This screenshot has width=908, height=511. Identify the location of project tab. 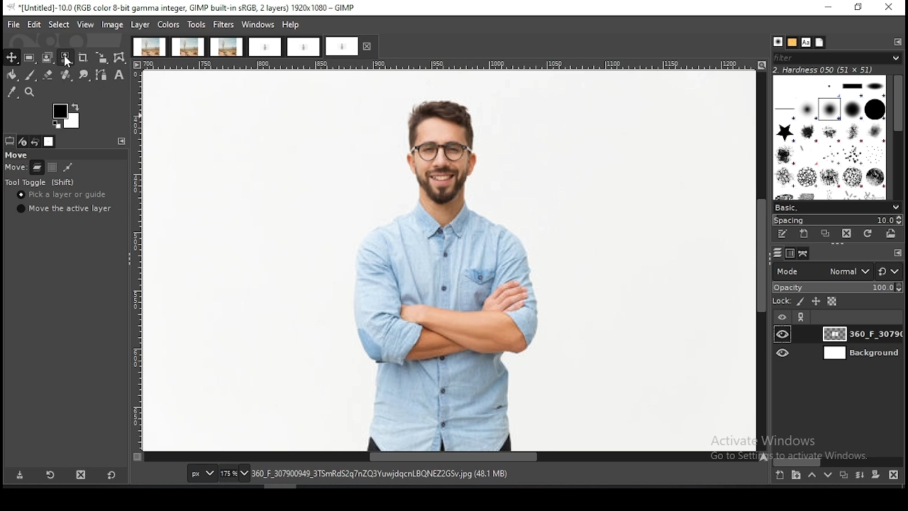
(189, 47).